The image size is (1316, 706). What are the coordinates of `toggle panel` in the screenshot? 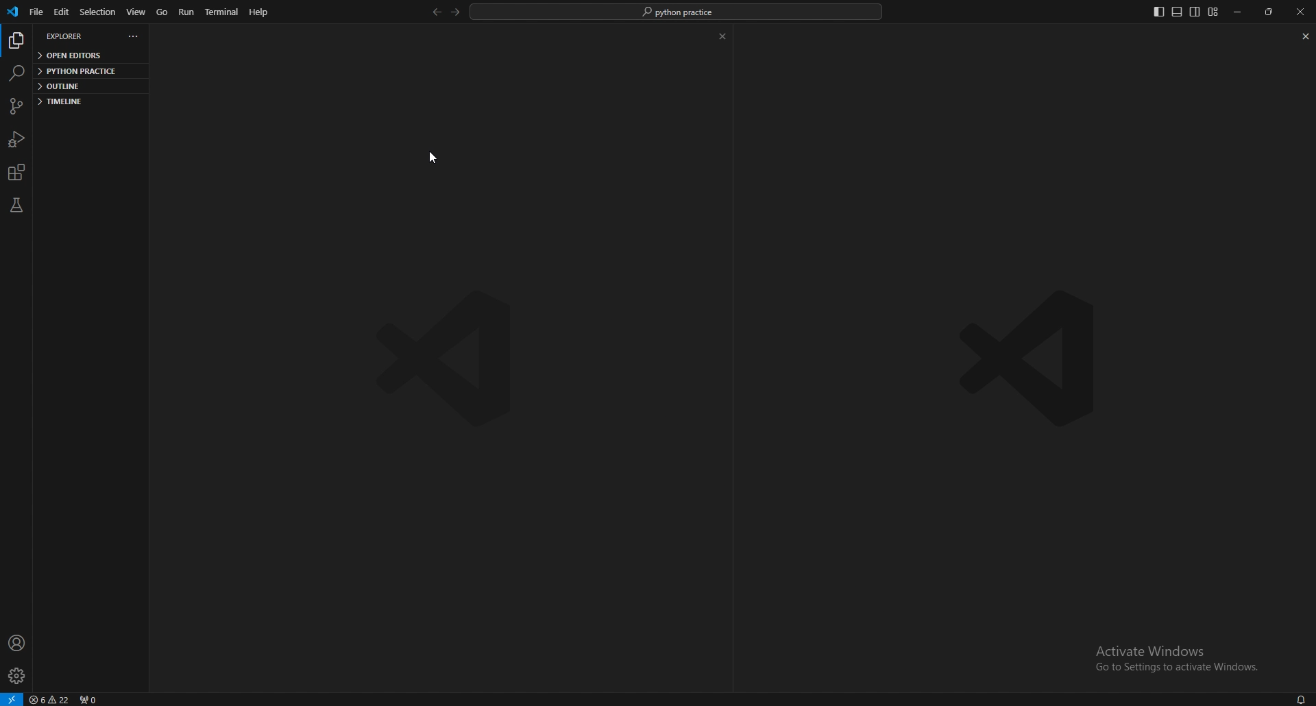 It's located at (1177, 12).